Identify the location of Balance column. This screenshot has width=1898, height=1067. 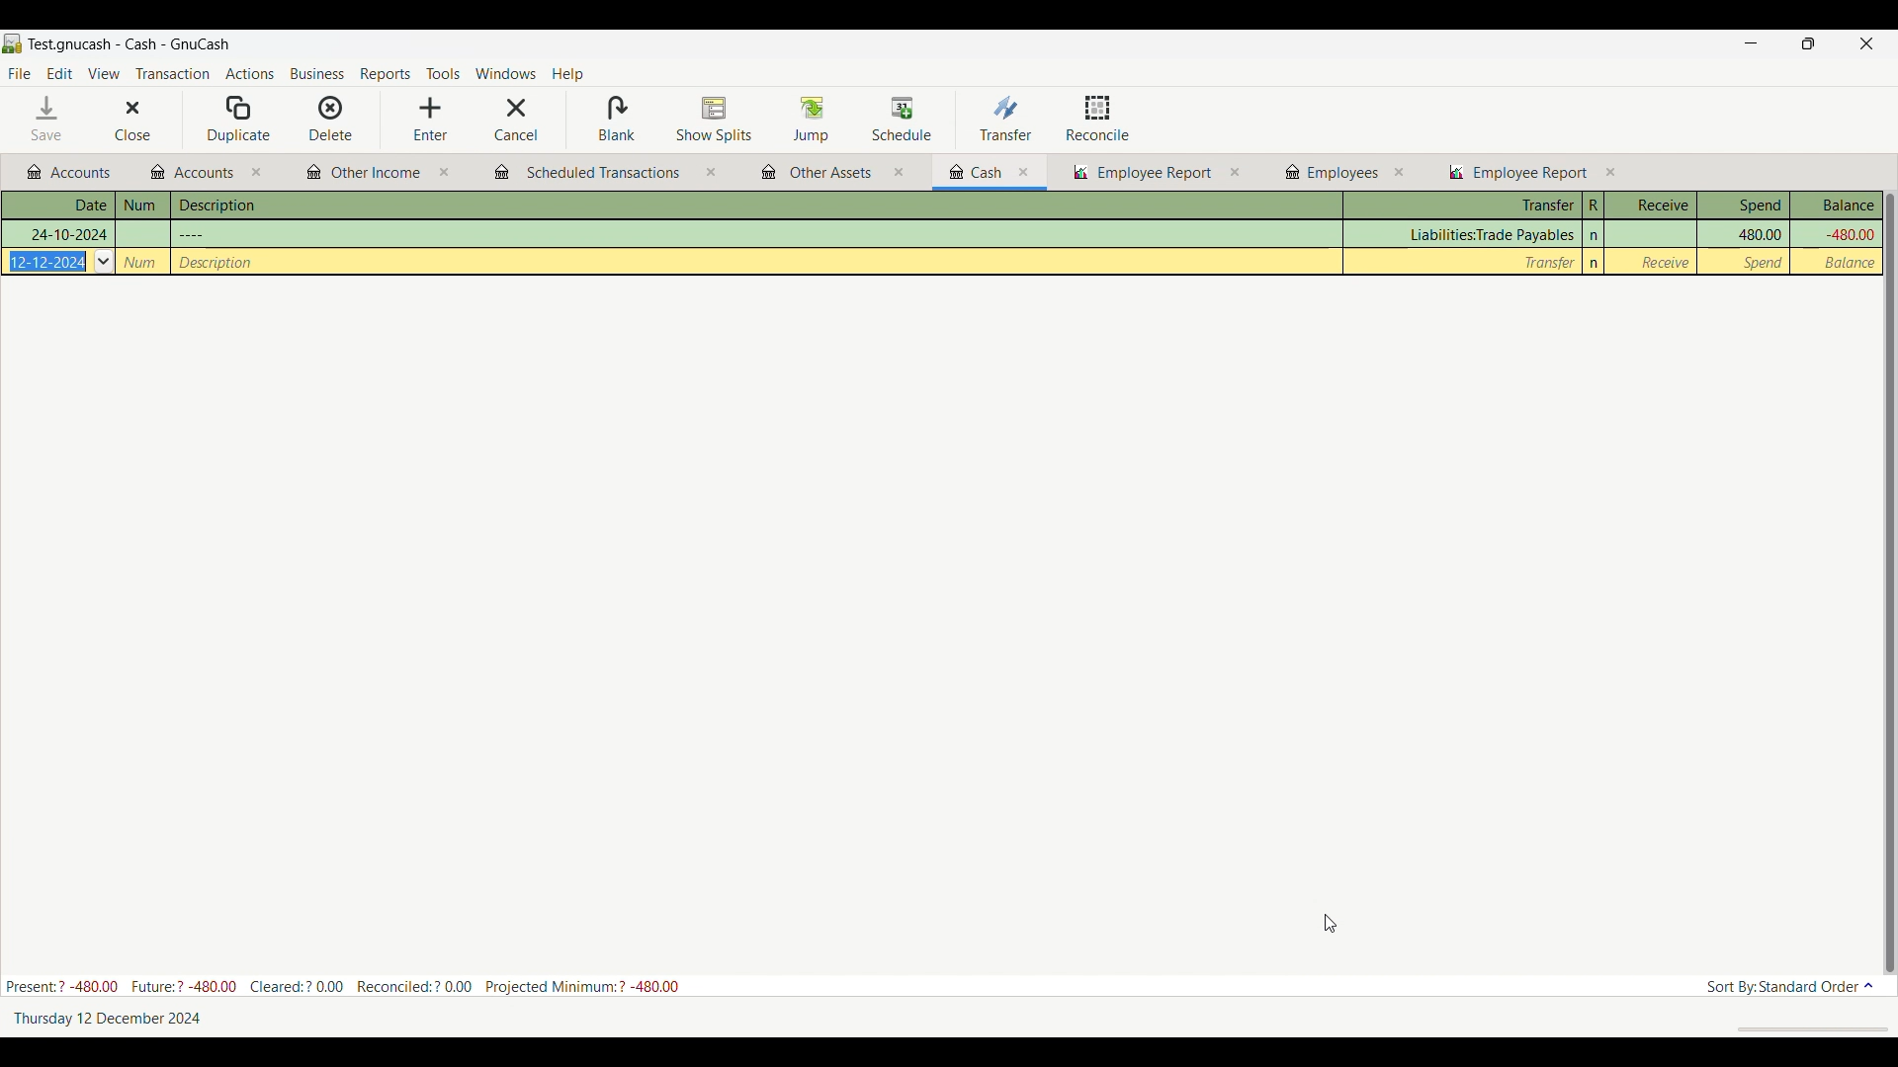
(1837, 205).